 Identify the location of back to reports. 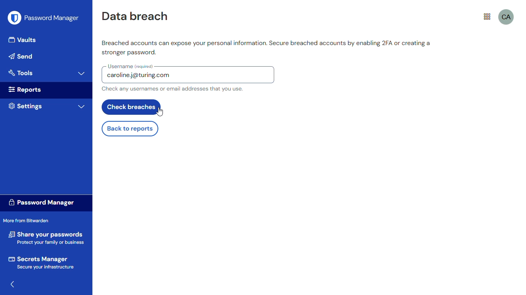
(129, 129).